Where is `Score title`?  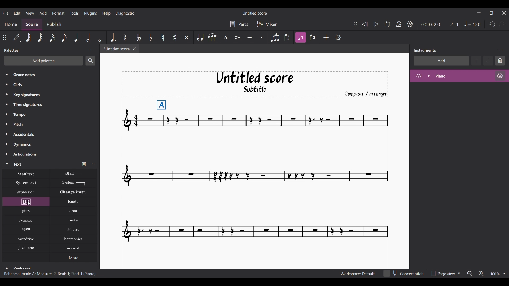 Score title is located at coordinates (254, 13).